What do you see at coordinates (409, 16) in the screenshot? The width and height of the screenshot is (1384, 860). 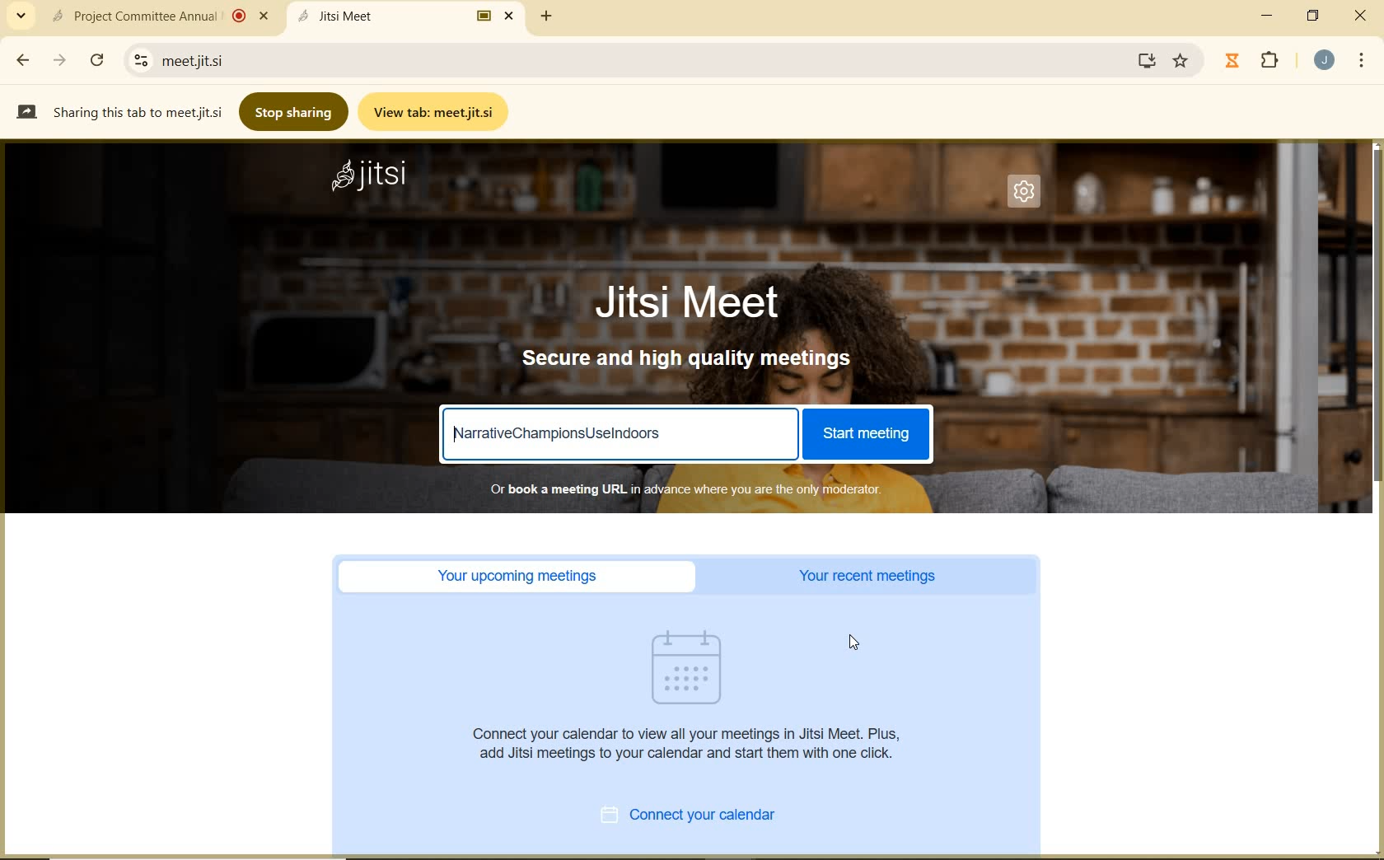 I see `Jitsi Meet` at bounding box center [409, 16].